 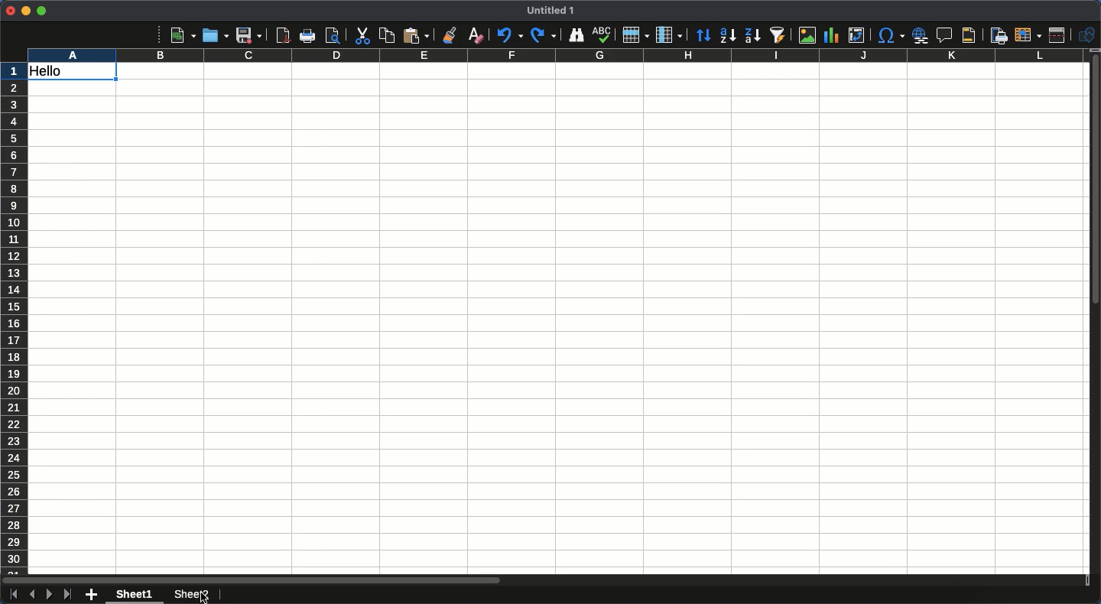 What do you see at coordinates (890, 35) in the screenshot?
I see `Special characters` at bounding box center [890, 35].